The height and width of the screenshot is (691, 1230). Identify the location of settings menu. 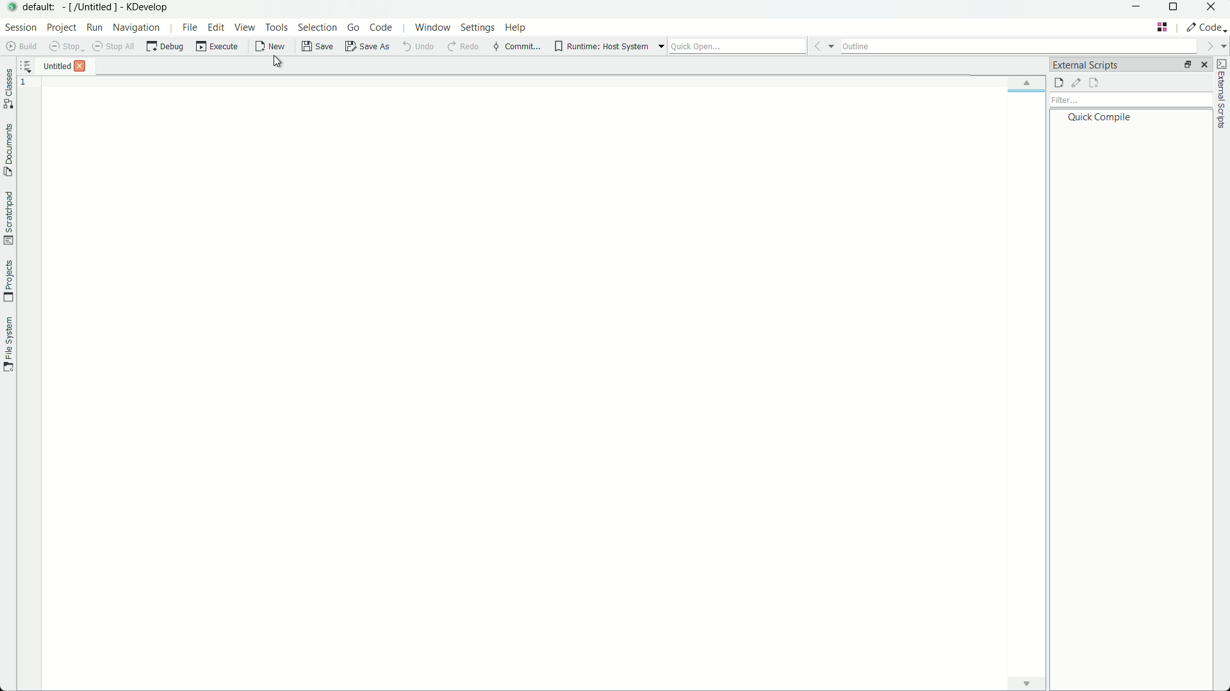
(477, 28).